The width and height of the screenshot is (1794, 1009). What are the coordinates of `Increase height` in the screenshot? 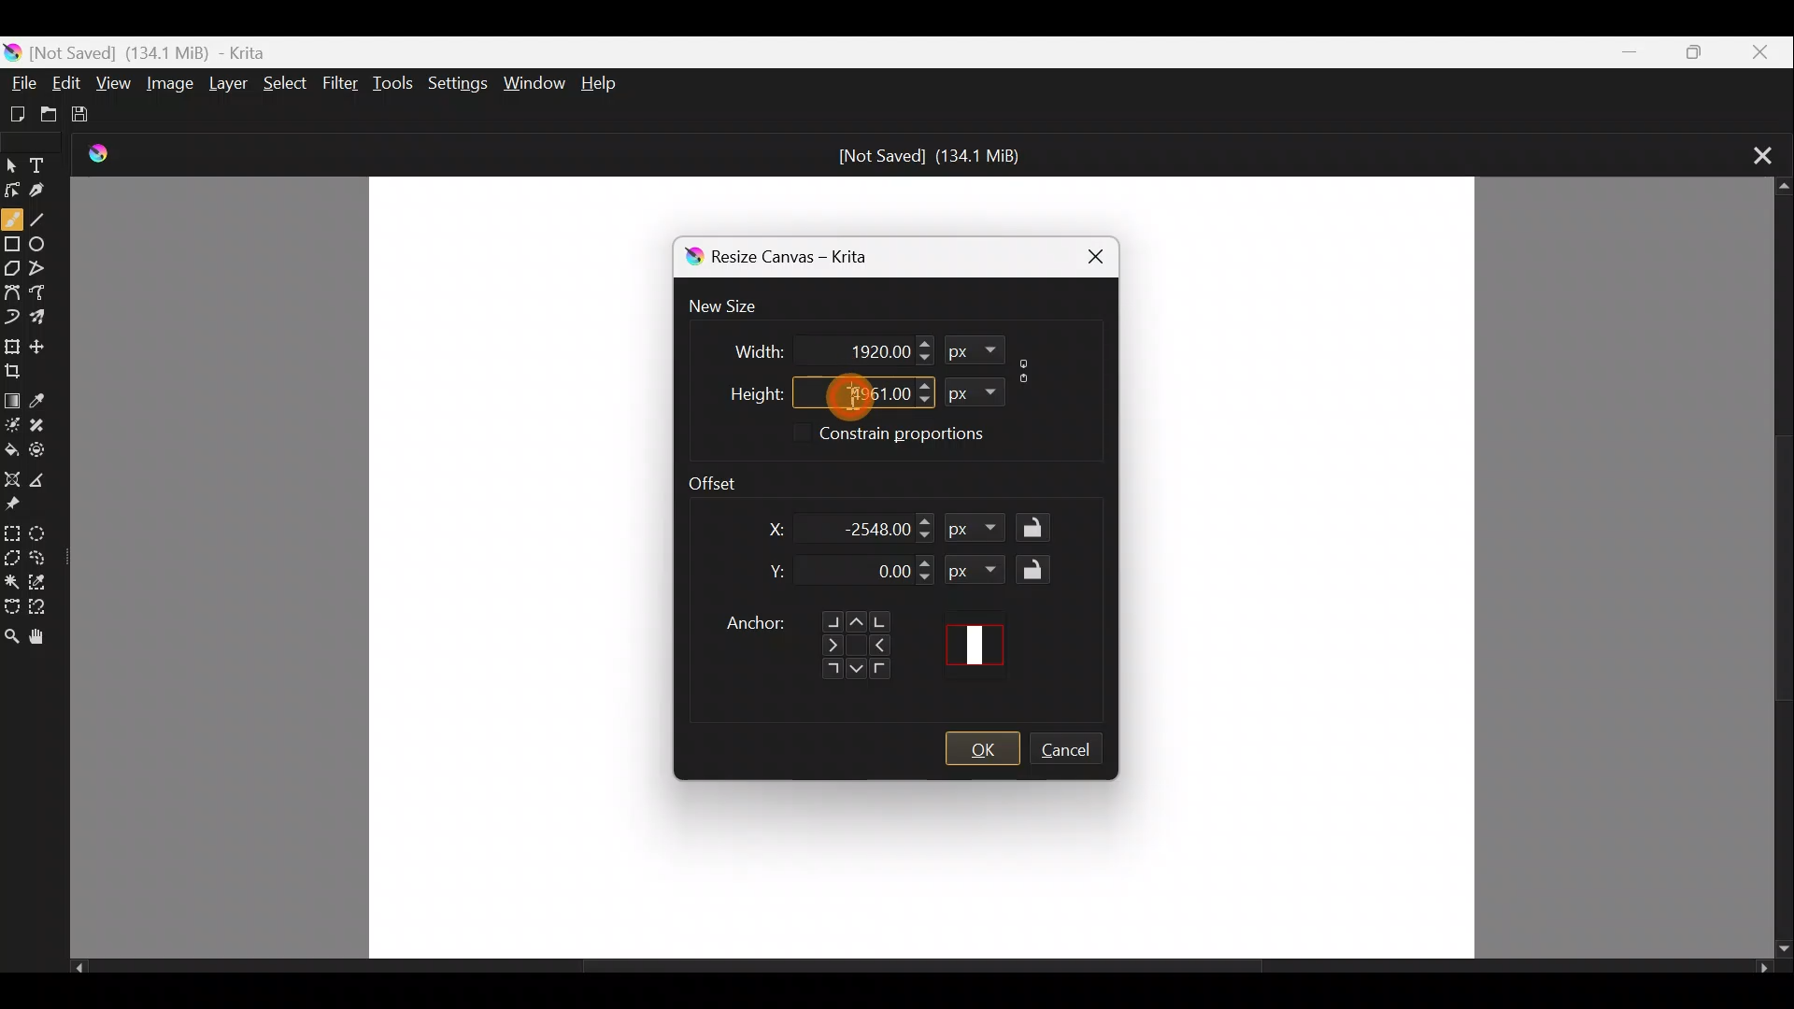 It's located at (921, 384).